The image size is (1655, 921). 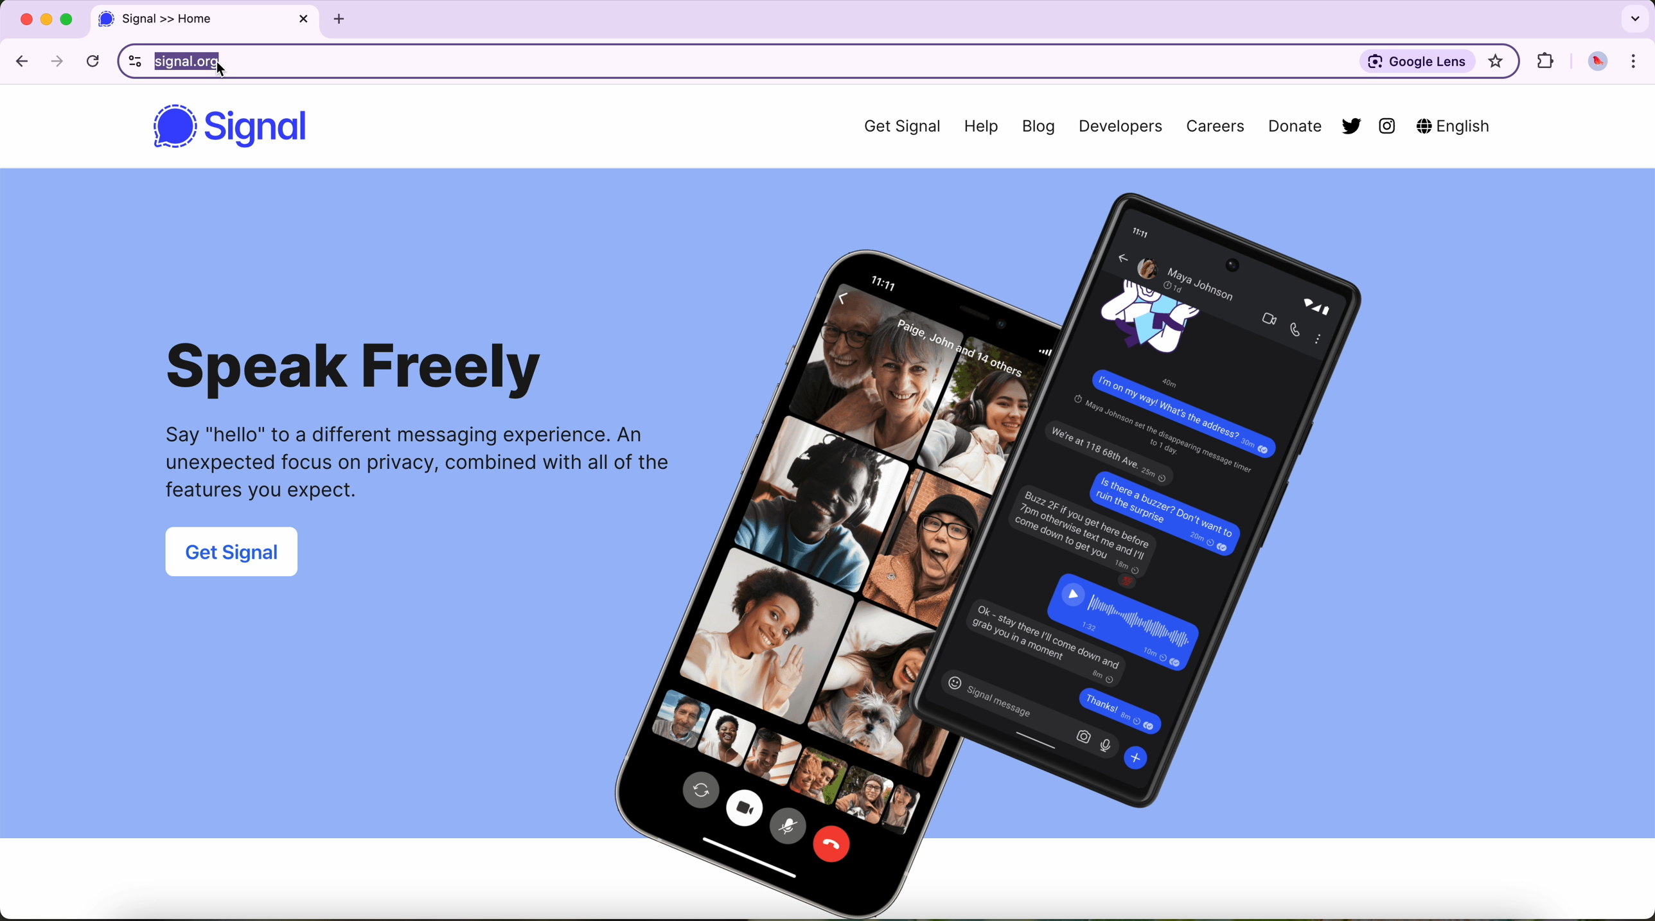 I want to click on refresh the page, so click(x=95, y=61).